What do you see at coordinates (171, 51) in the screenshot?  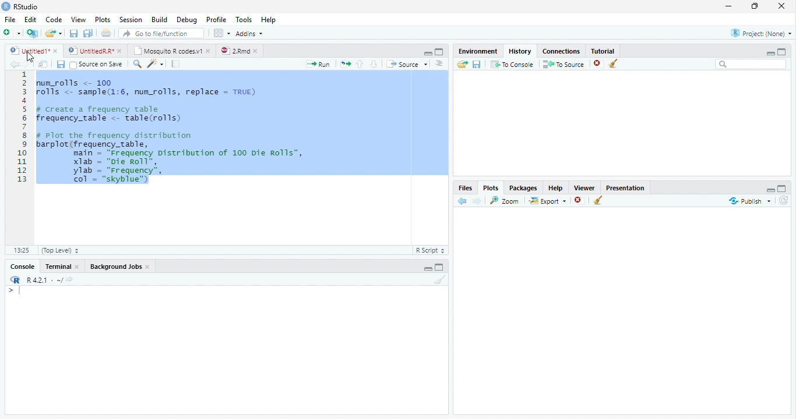 I see `| Mosquito R codesv1` at bounding box center [171, 51].